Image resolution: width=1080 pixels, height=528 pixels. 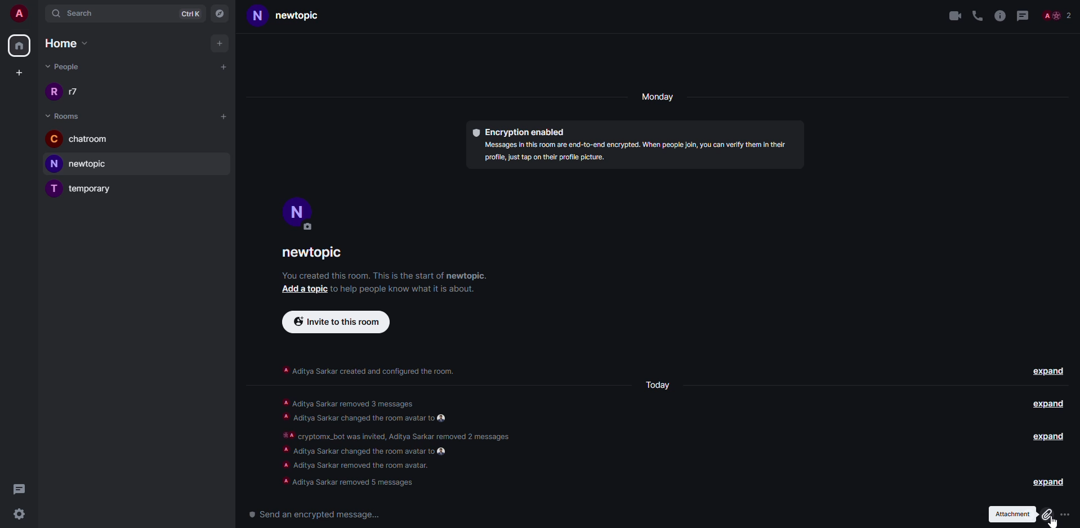 I want to click on account, so click(x=17, y=11).